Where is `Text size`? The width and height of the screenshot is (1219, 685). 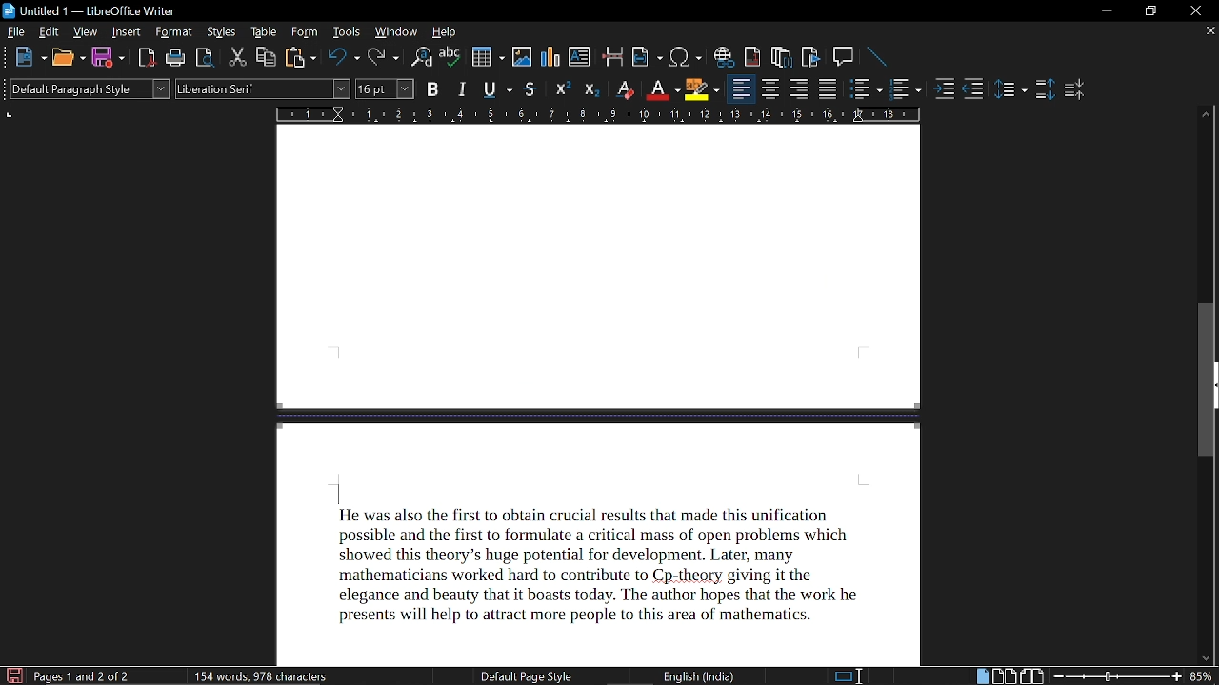
Text size is located at coordinates (384, 88).